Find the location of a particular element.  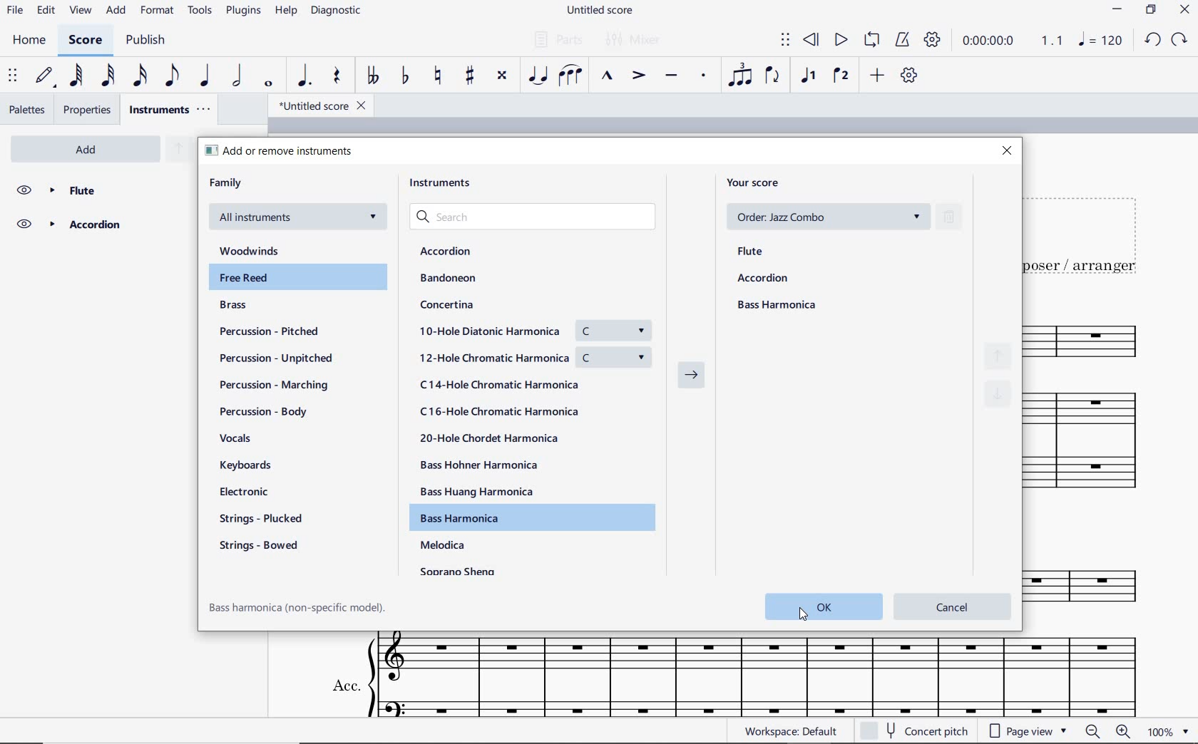

16th note is located at coordinates (140, 76).